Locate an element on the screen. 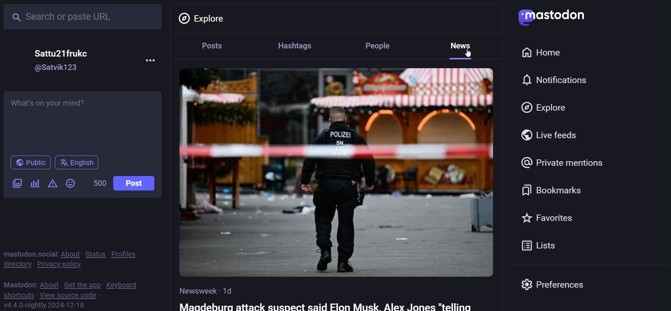 This screenshot has height=311, width=671. private mention is located at coordinates (571, 161).